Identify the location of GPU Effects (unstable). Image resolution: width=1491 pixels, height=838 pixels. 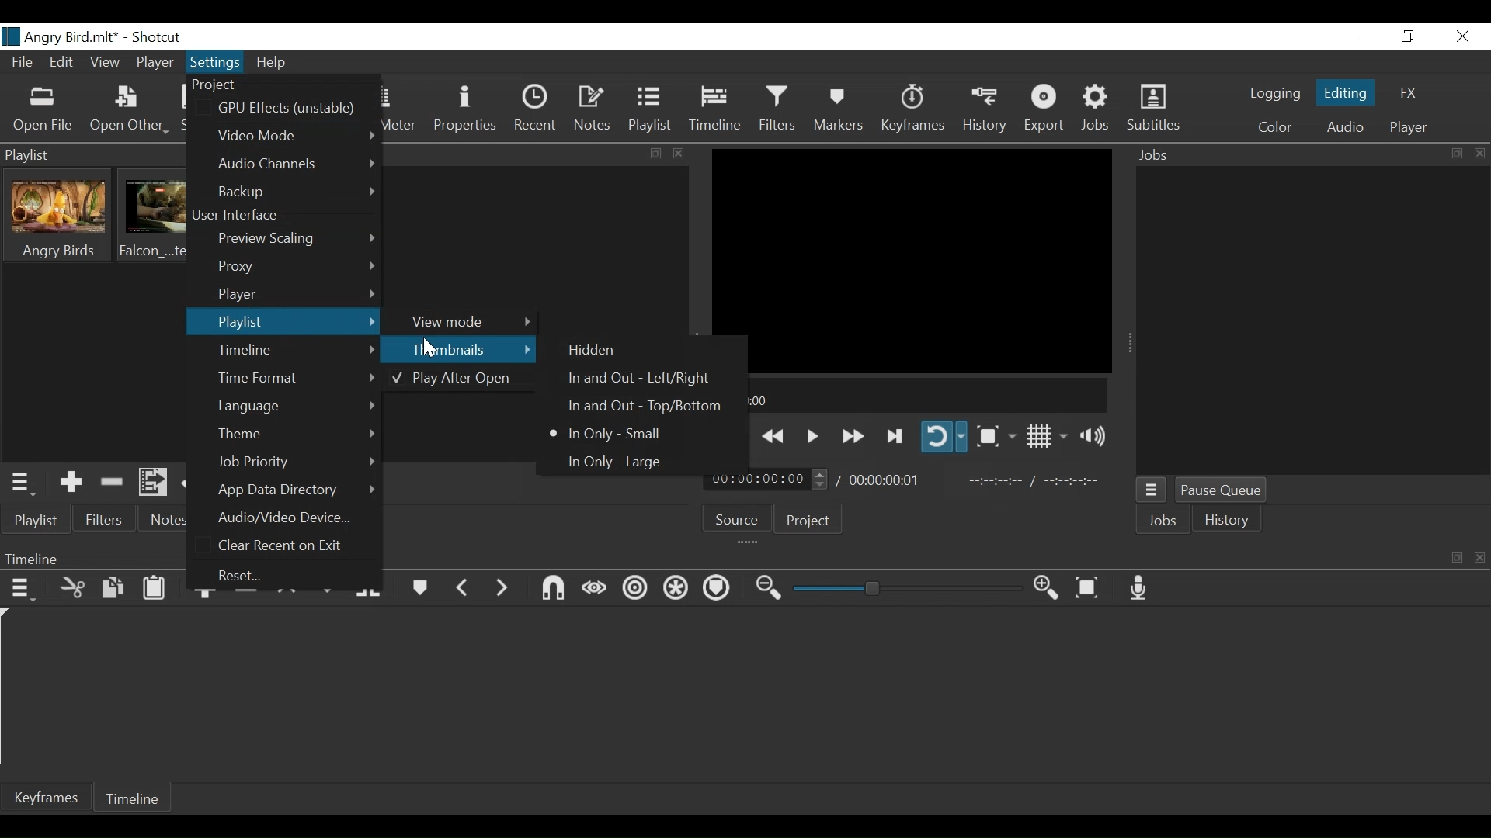
(290, 107).